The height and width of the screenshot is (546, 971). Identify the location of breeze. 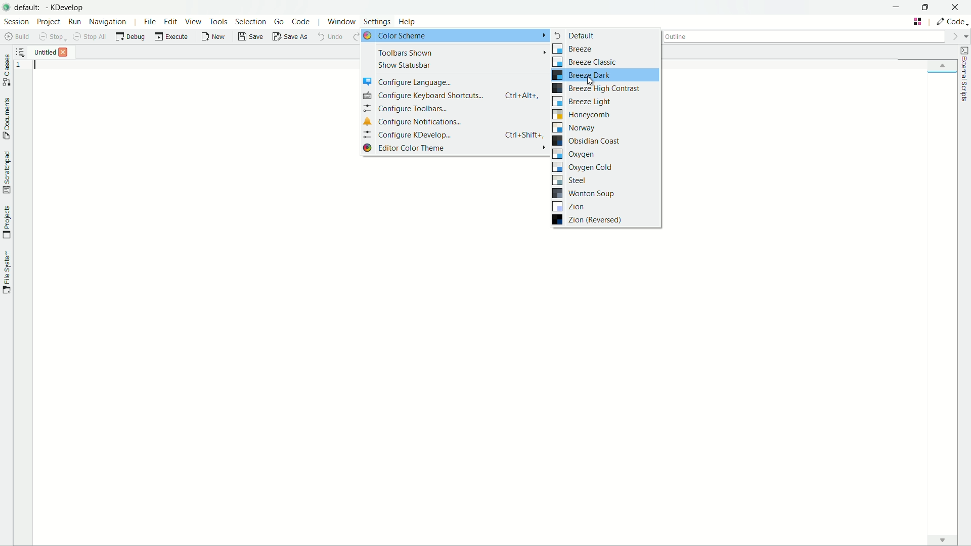
(571, 49).